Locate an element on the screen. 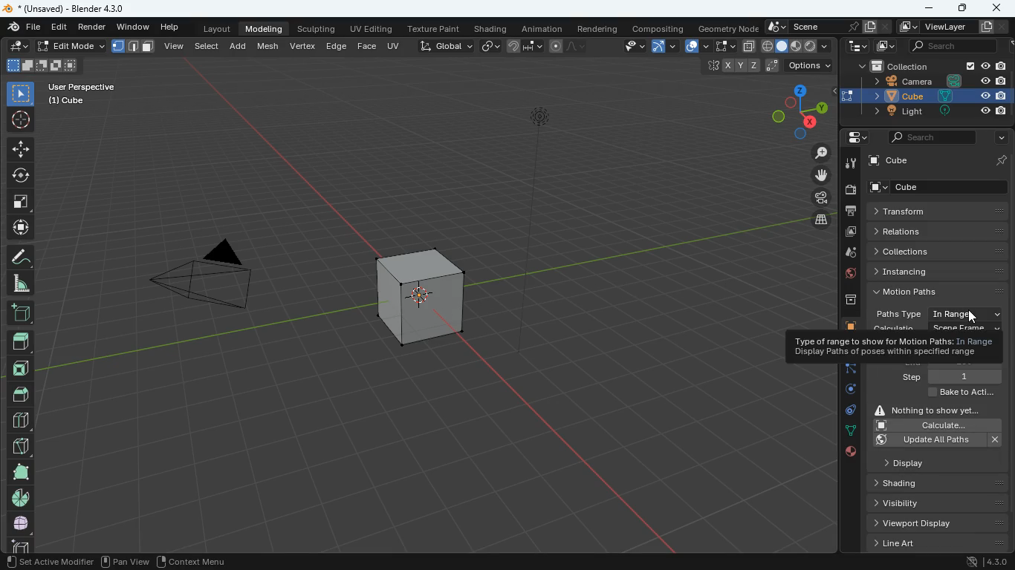 The height and width of the screenshot is (570, 1015). edge is located at coordinates (336, 45).